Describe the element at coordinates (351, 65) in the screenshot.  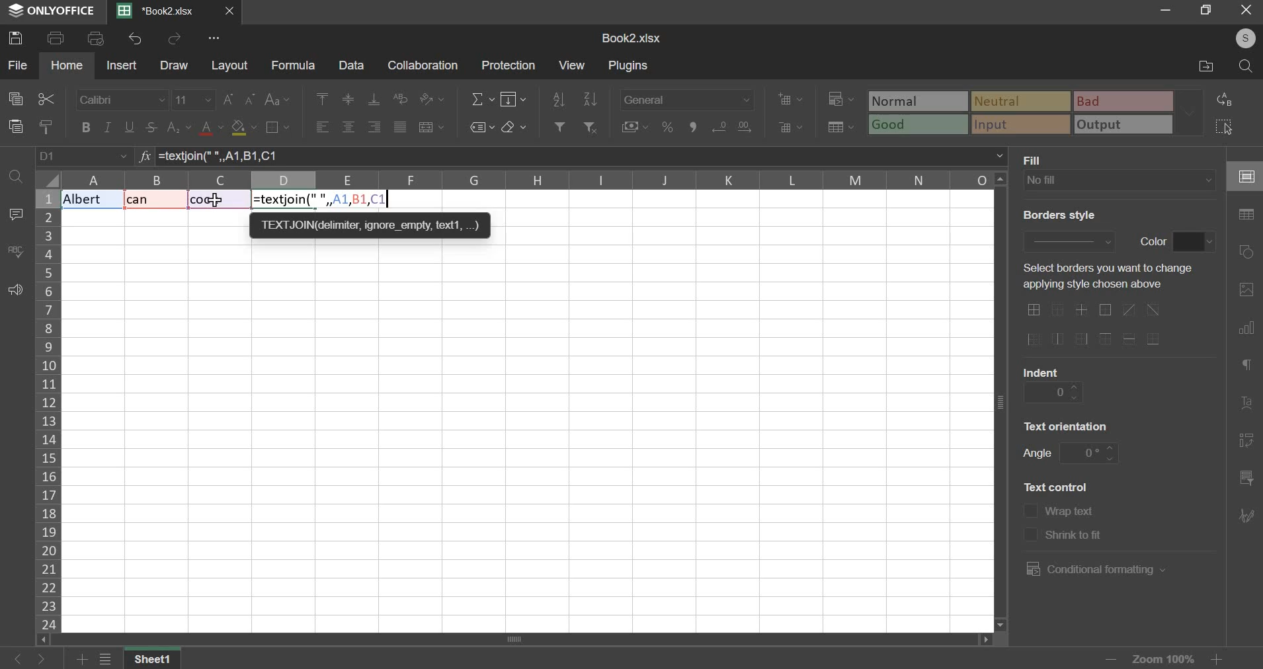
I see `data` at that location.